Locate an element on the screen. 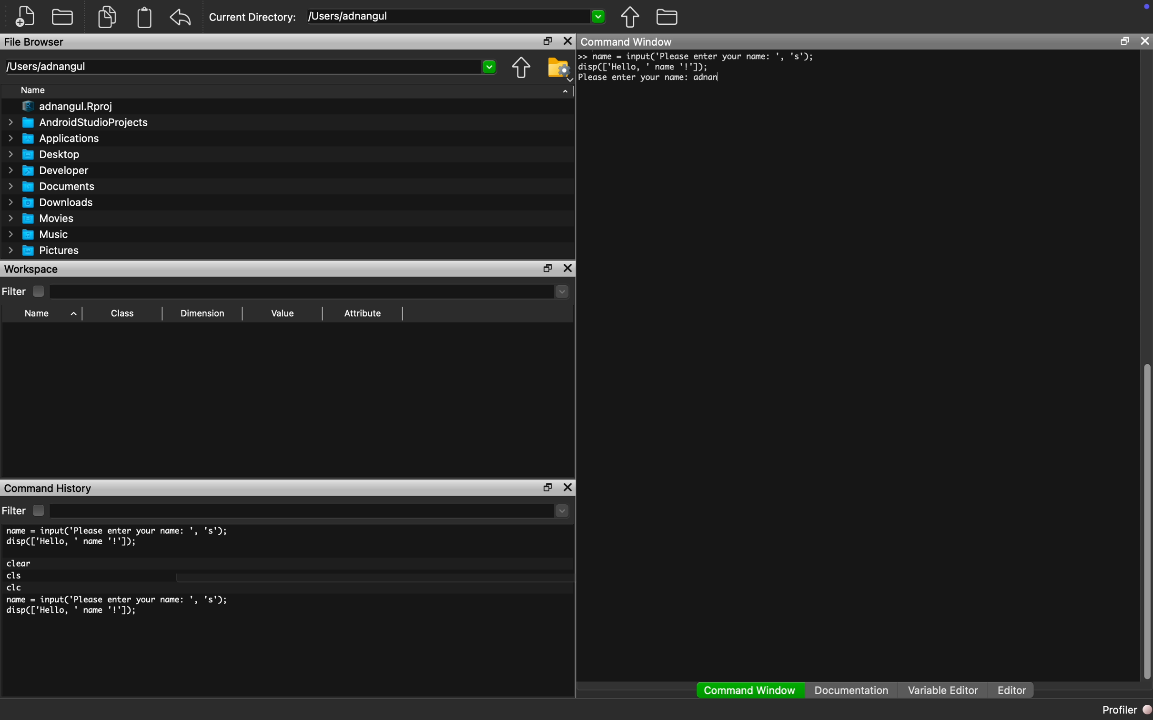 This screenshot has height=720, width=1153. folder is located at coordinates (668, 17).